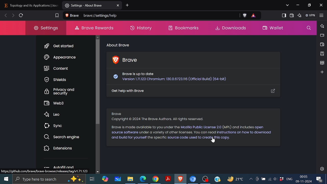 The height and width of the screenshot is (184, 327). I want to click on brave logo, so click(114, 59).